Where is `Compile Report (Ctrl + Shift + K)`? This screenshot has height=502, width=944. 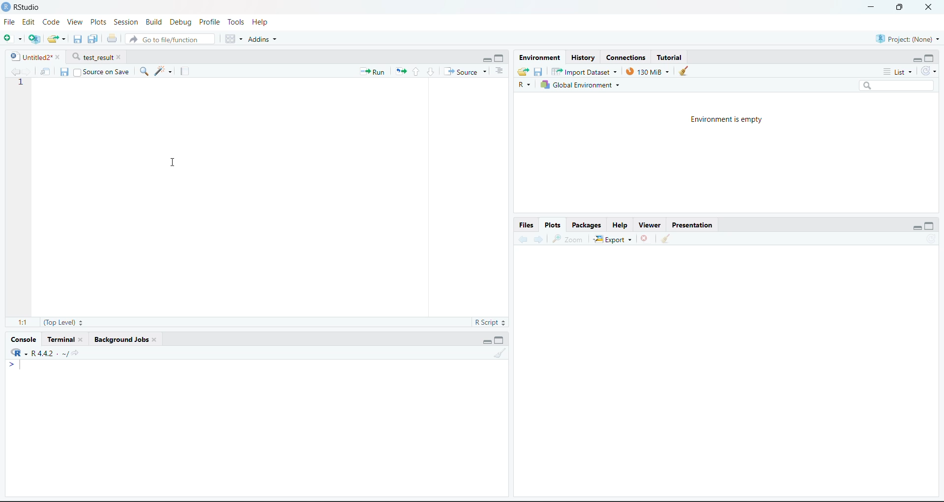 Compile Report (Ctrl + Shift + K) is located at coordinates (186, 70).